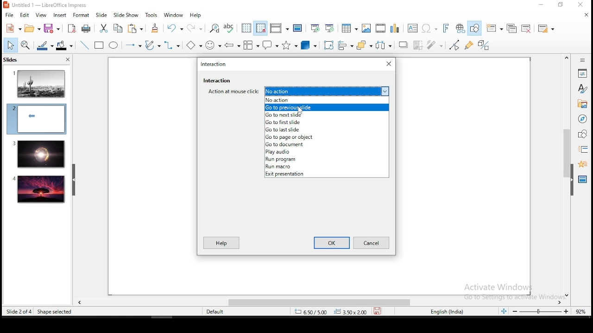  Describe the element at coordinates (332, 243) in the screenshot. I see `ok` at that location.